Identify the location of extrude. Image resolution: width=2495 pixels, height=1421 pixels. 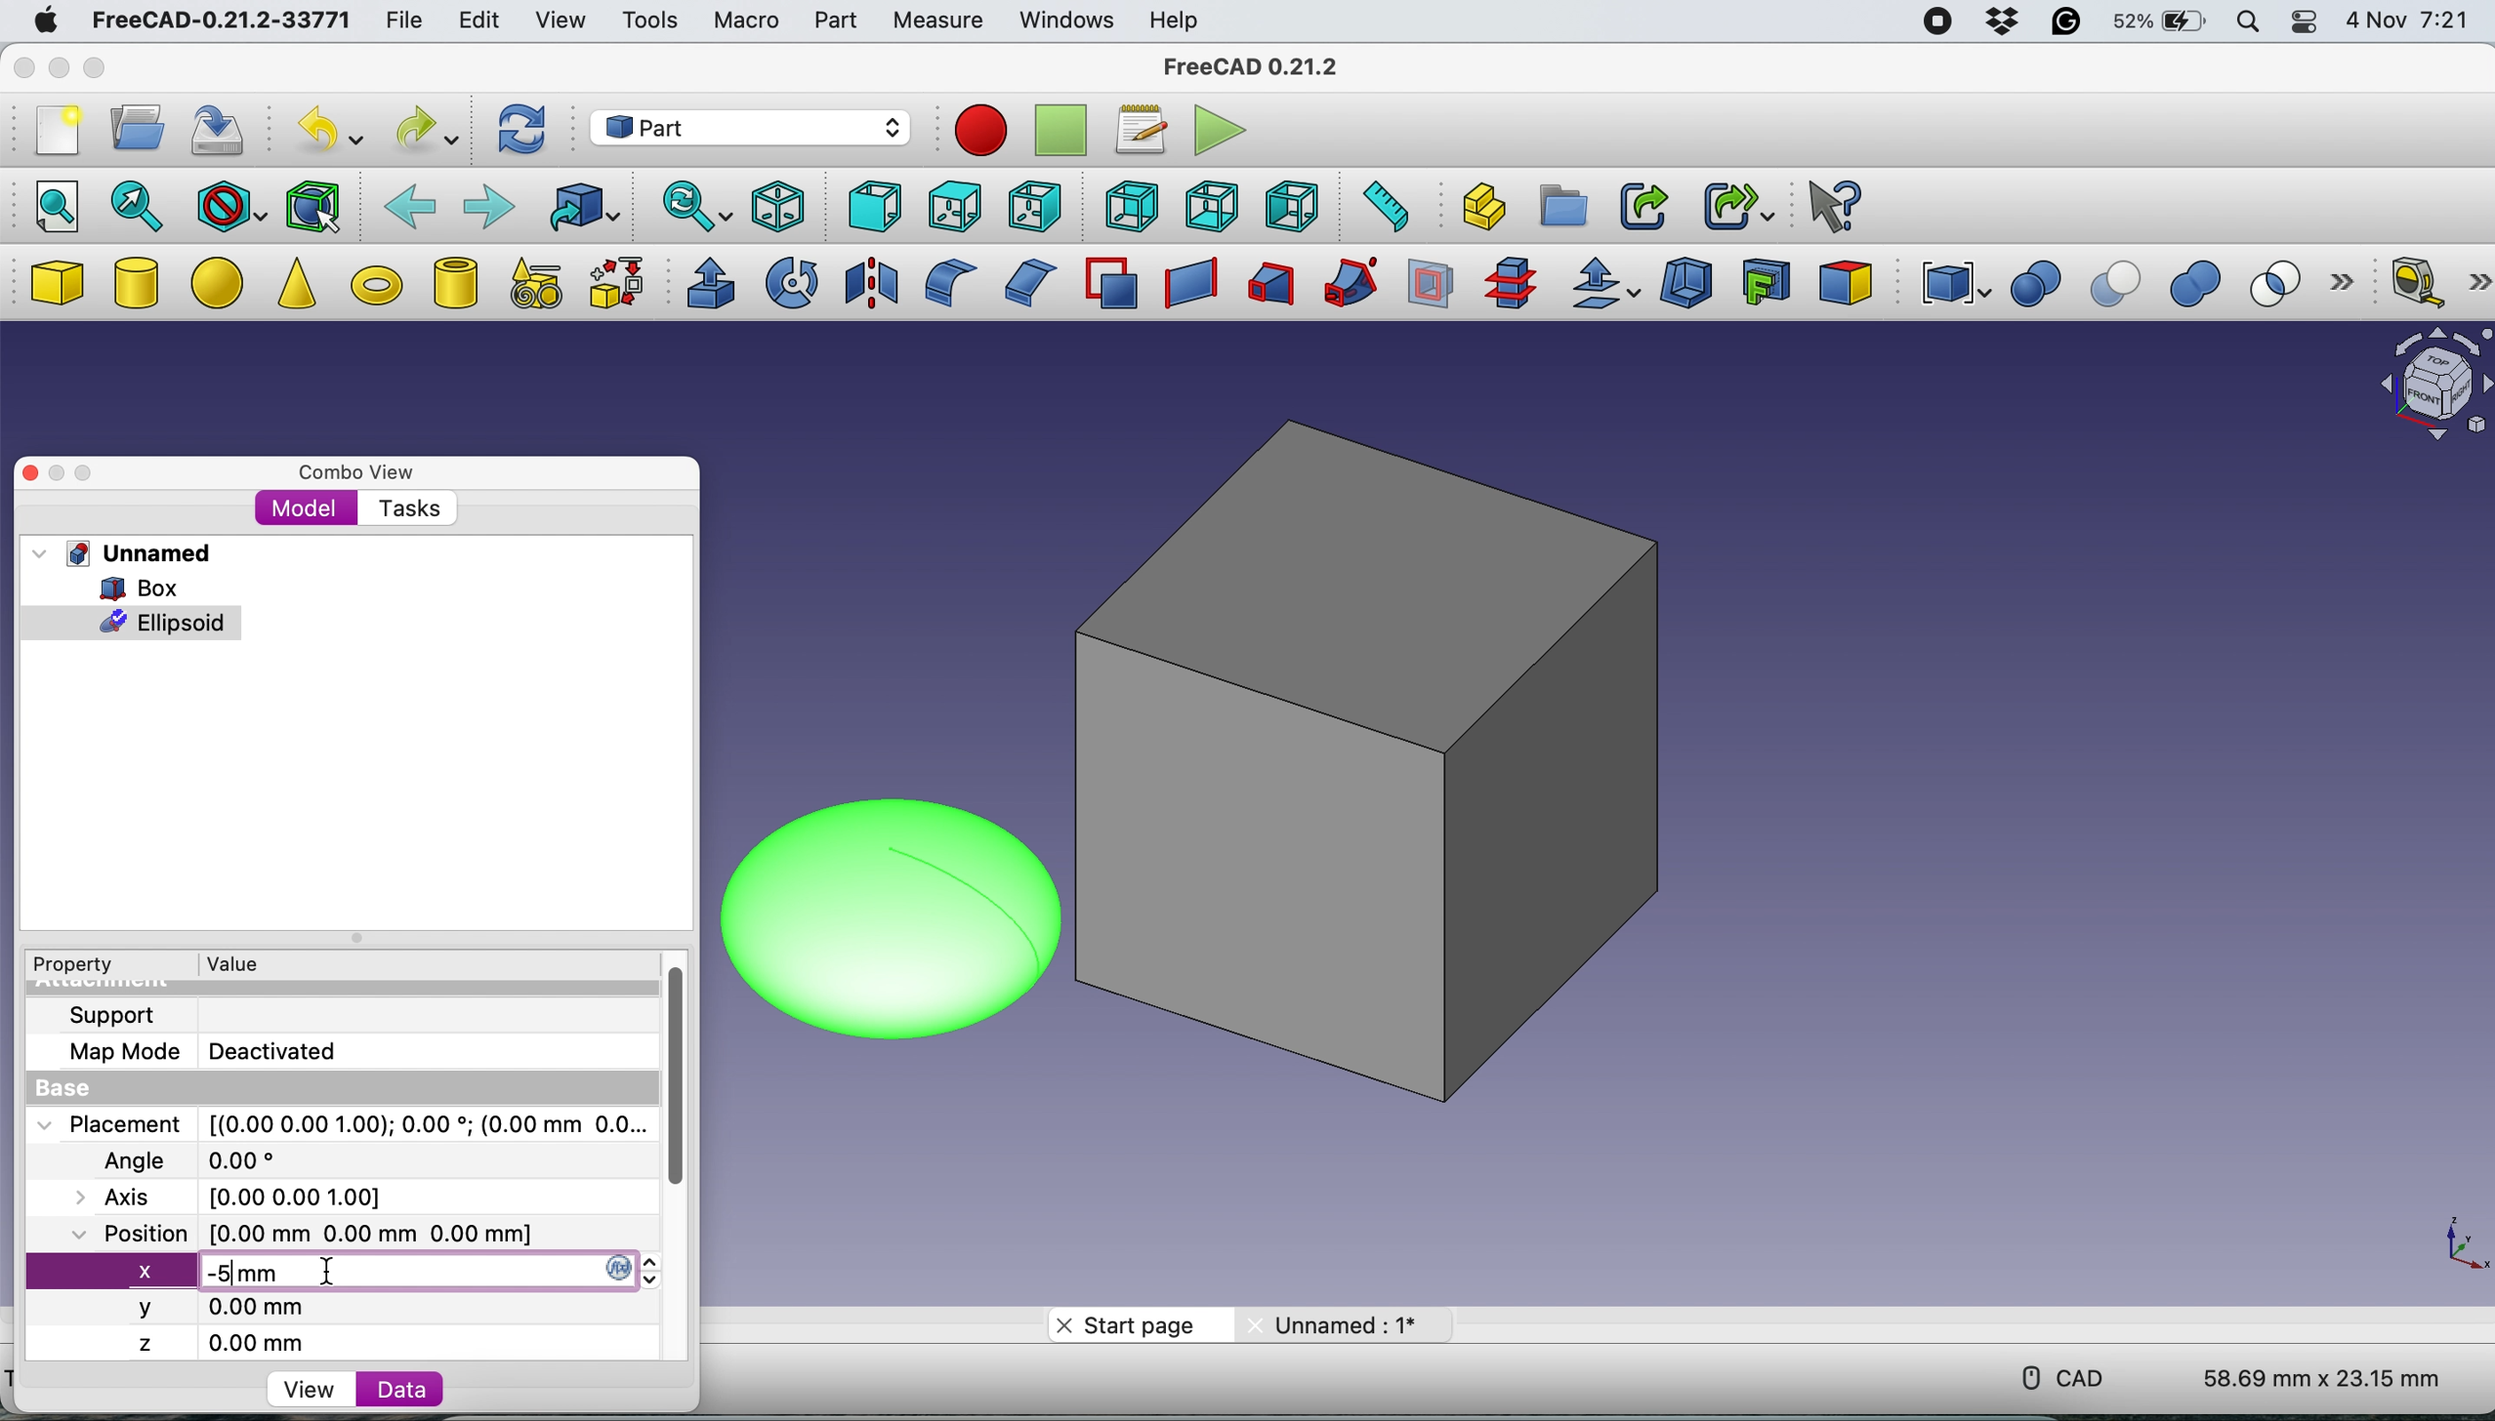
(705, 283).